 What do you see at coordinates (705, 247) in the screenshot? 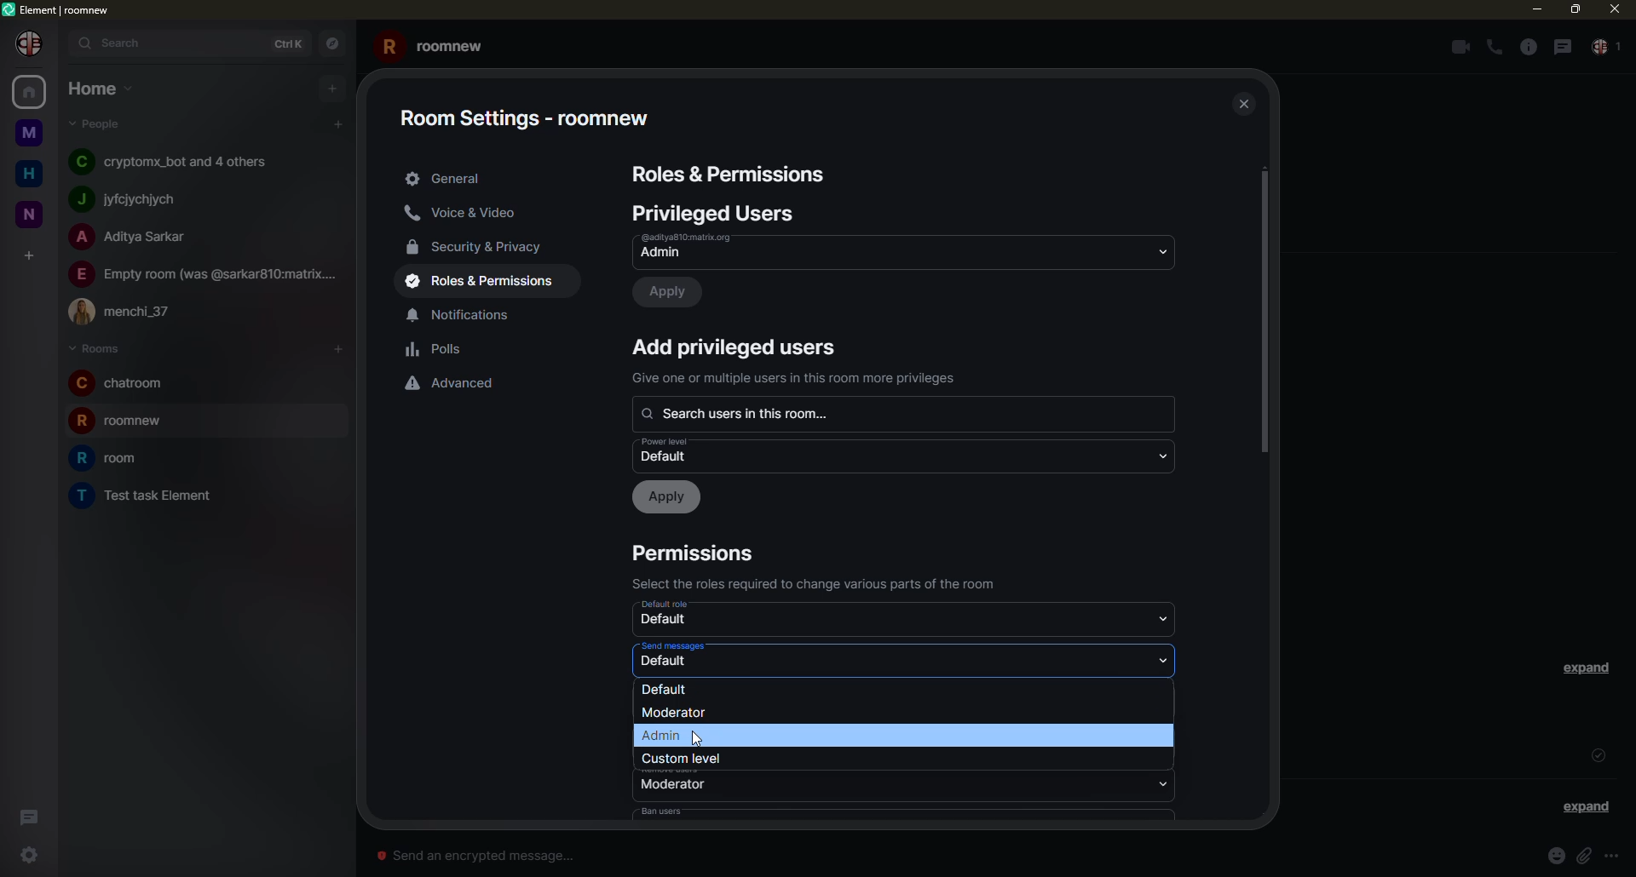
I see `admin` at bounding box center [705, 247].